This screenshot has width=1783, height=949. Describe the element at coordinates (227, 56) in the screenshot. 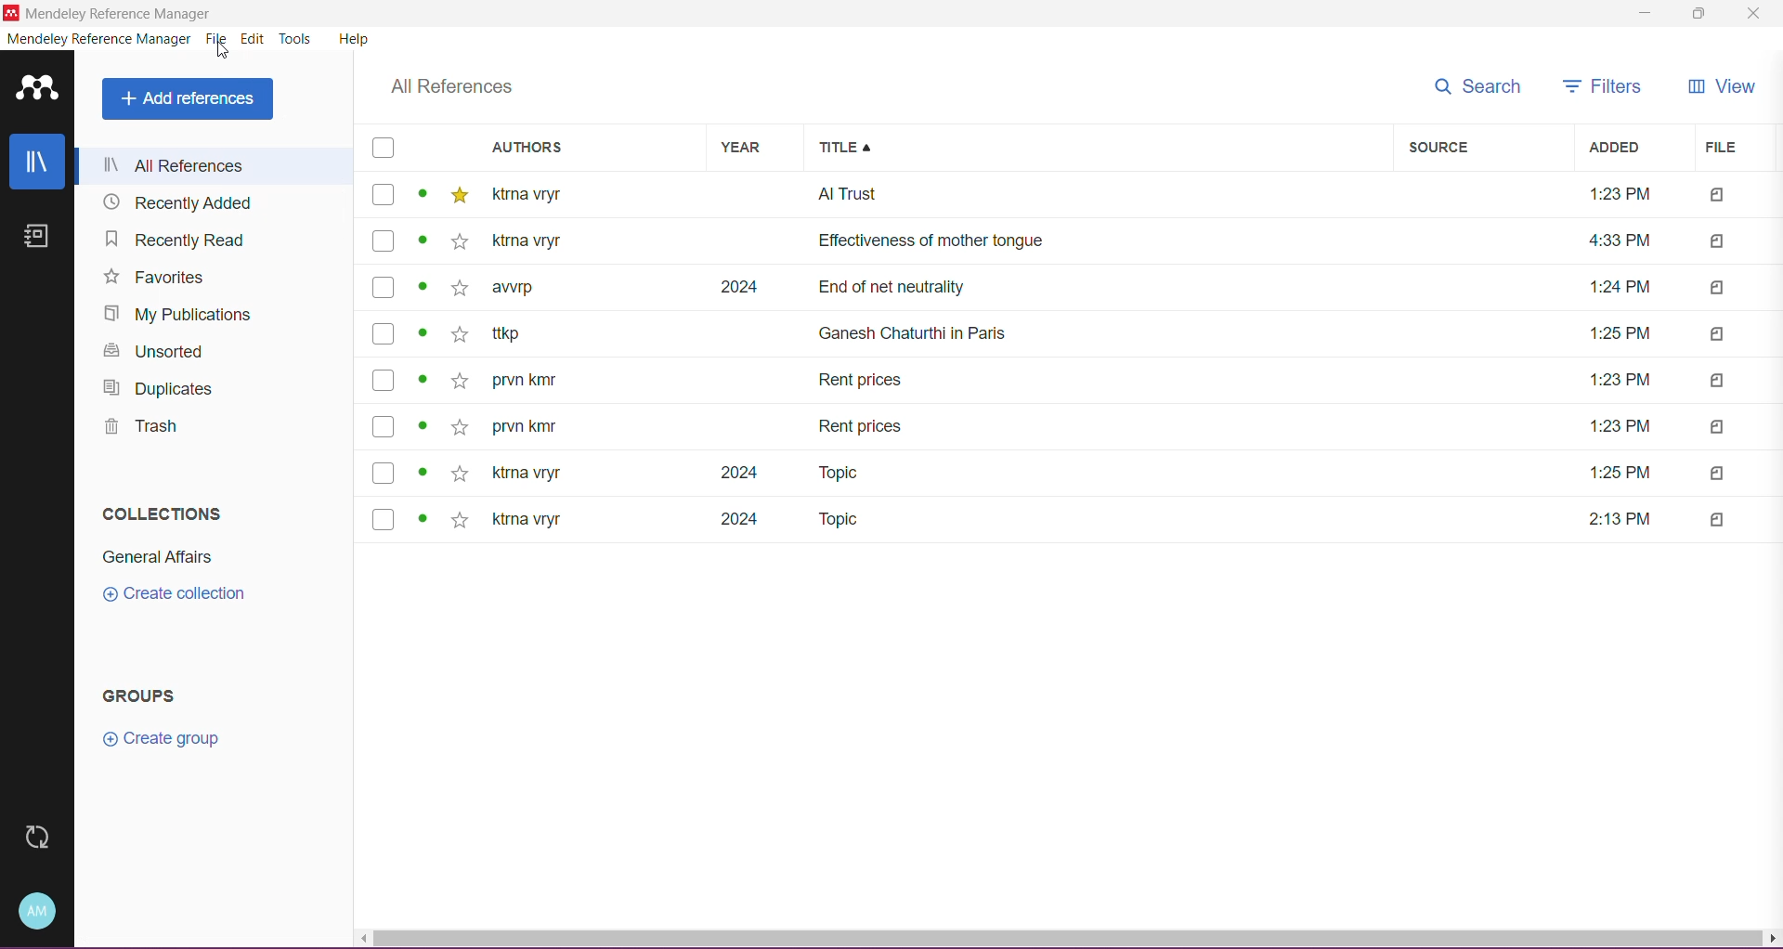

I see `cursor` at that location.